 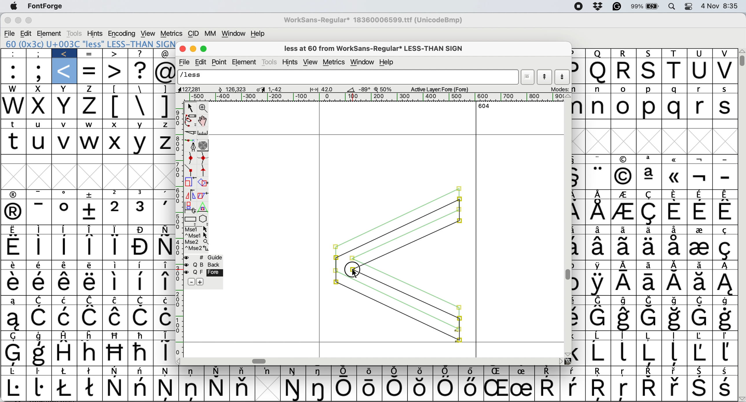 What do you see at coordinates (725, 177) in the screenshot?
I see `-` at bounding box center [725, 177].